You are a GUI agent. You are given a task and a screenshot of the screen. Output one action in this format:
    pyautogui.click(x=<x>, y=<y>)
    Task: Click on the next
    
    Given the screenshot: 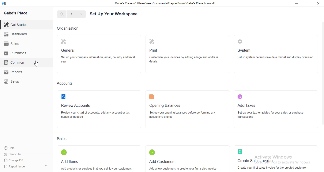 What is the action you would take?
    pyautogui.click(x=80, y=14)
    